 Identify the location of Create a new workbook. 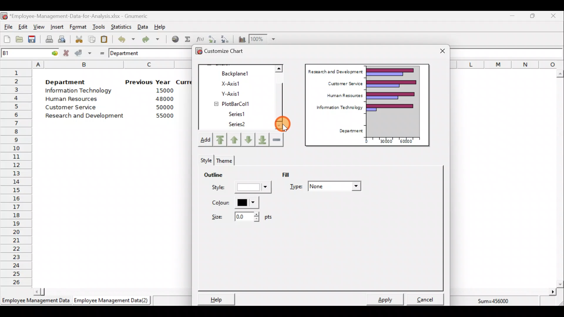
(7, 39).